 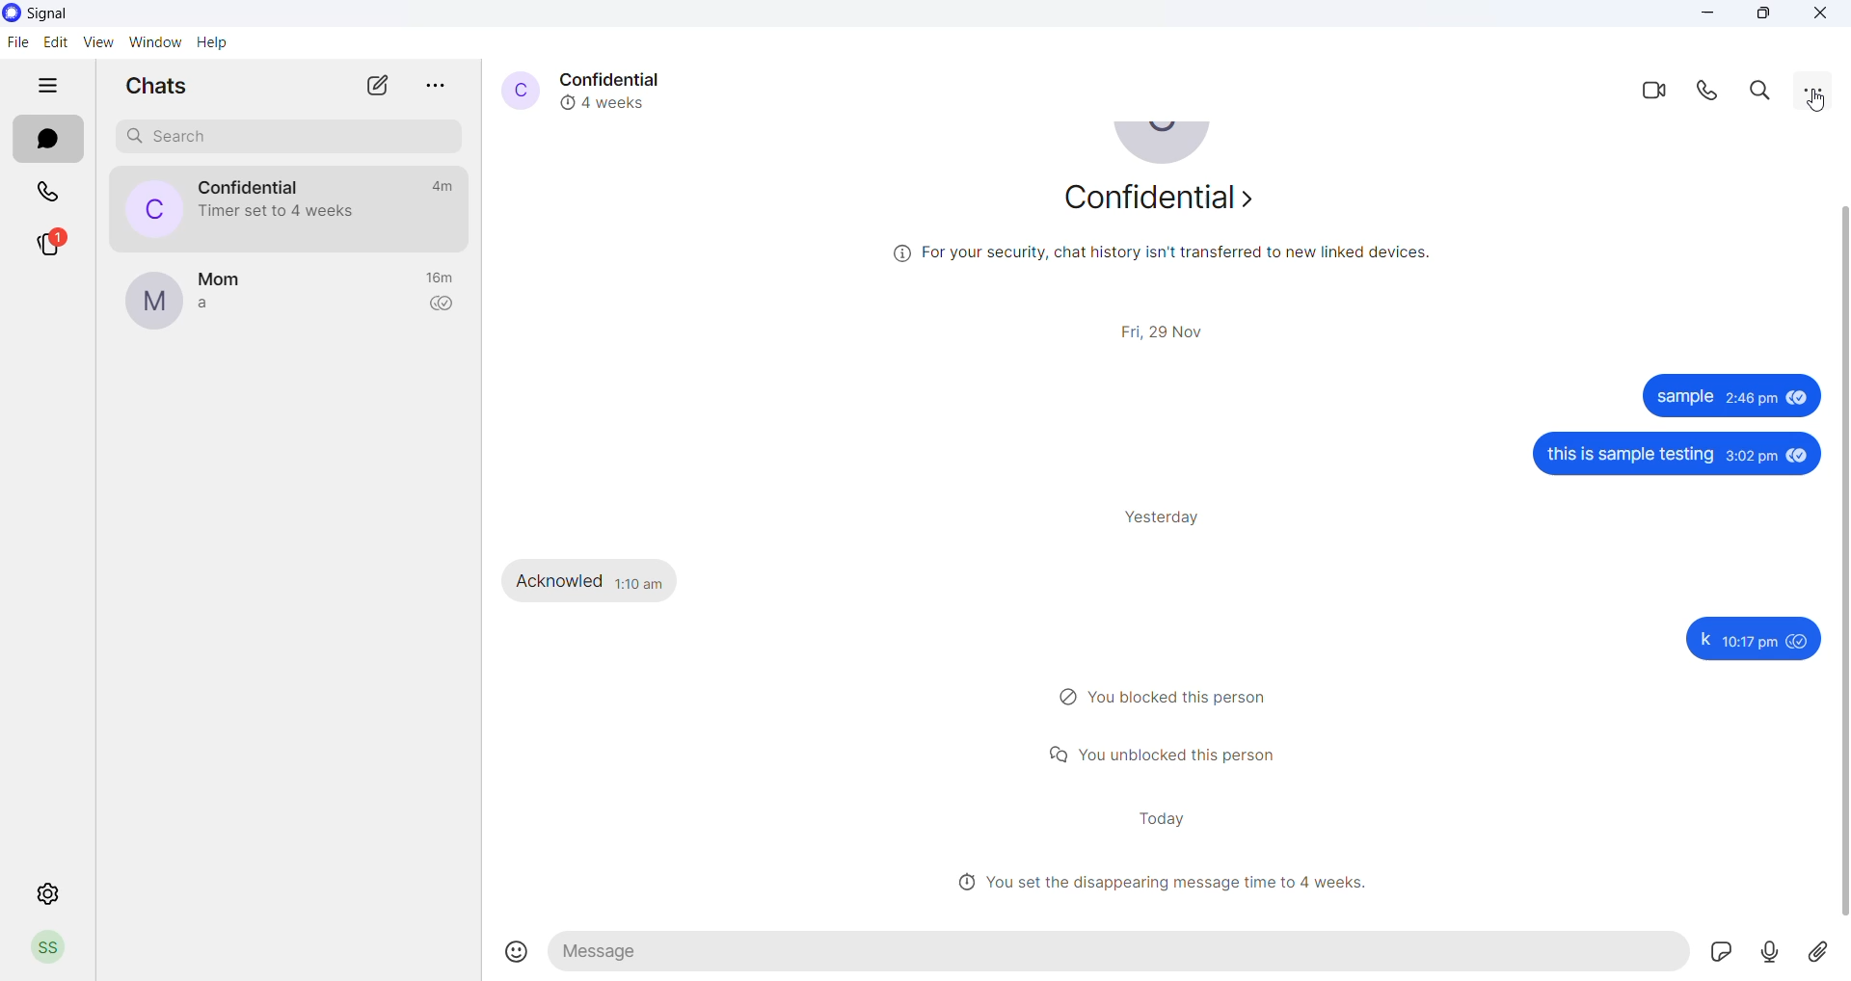 I want to click on contact, so click(x=224, y=278).